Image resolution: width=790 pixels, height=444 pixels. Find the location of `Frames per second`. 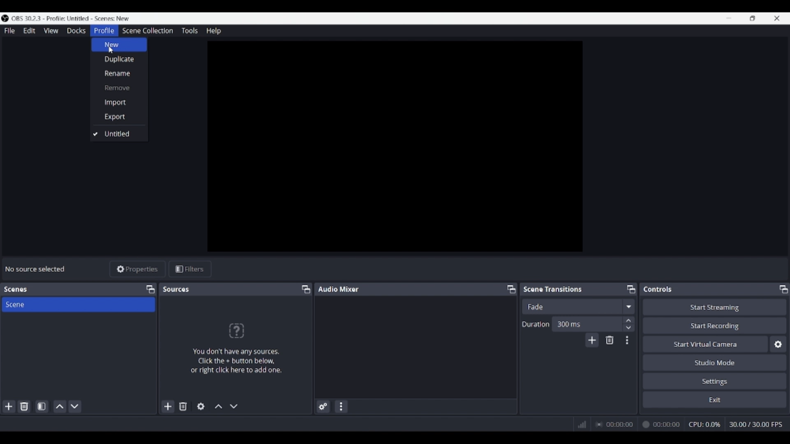

Frames per second is located at coordinates (756, 425).